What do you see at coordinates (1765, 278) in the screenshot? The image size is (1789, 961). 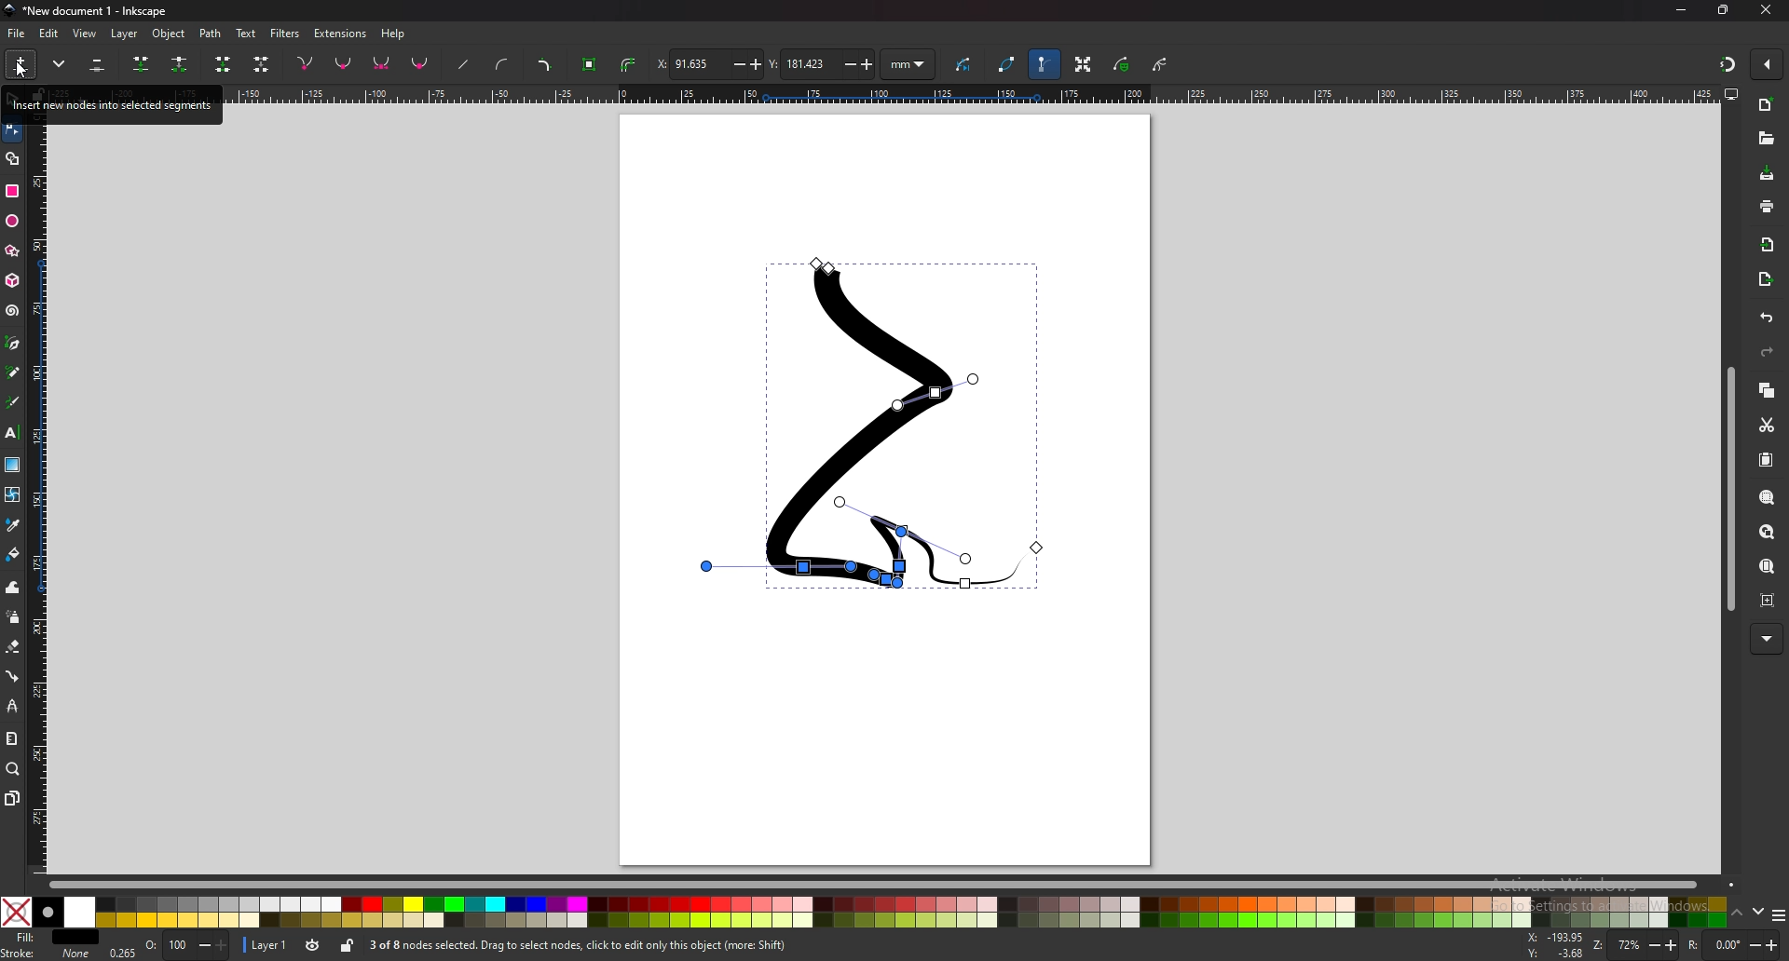 I see `export` at bounding box center [1765, 278].